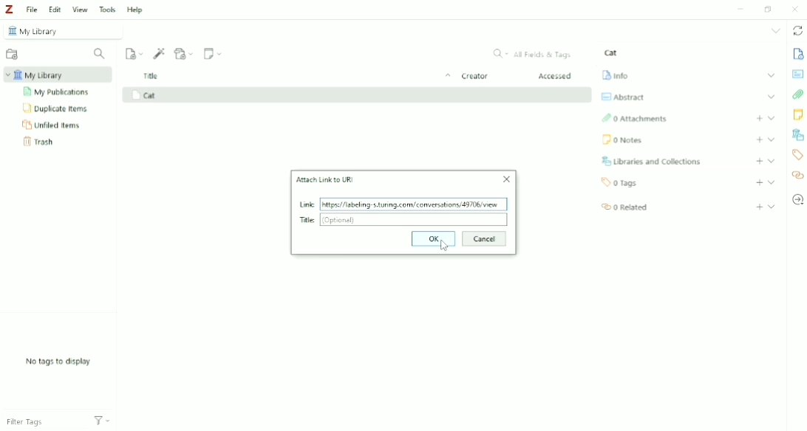  What do you see at coordinates (759, 161) in the screenshot?
I see `Add` at bounding box center [759, 161].